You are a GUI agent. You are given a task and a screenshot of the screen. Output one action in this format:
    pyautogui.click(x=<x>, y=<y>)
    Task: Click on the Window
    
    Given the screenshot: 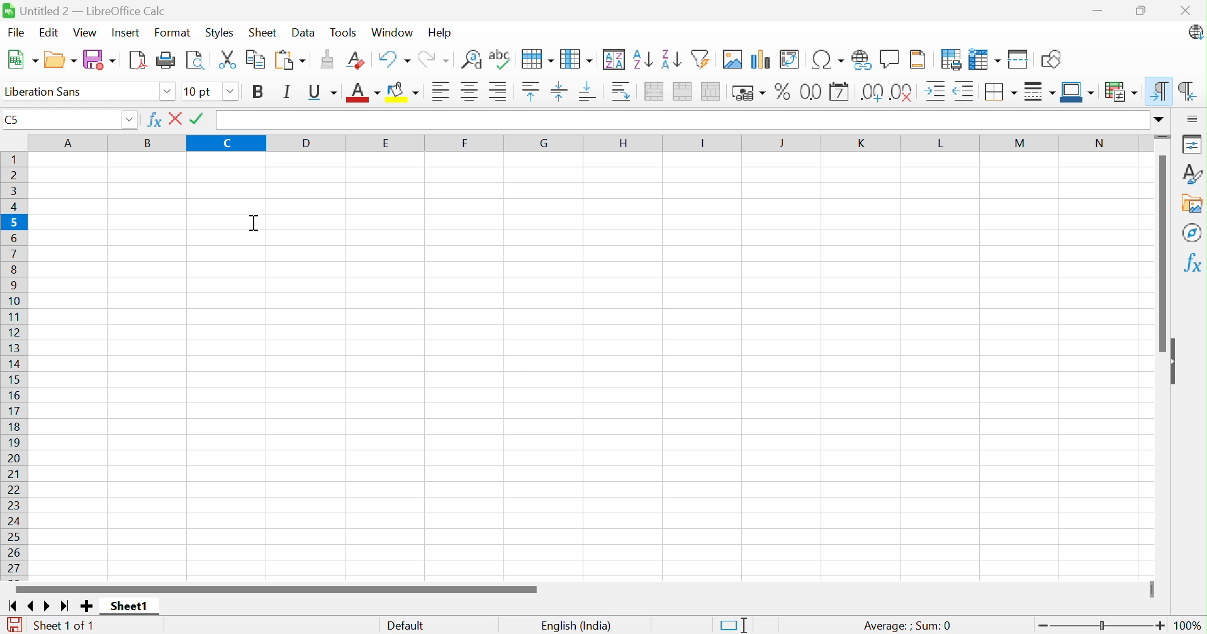 What is the action you would take?
    pyautogui.click(x=391, y=32)
    